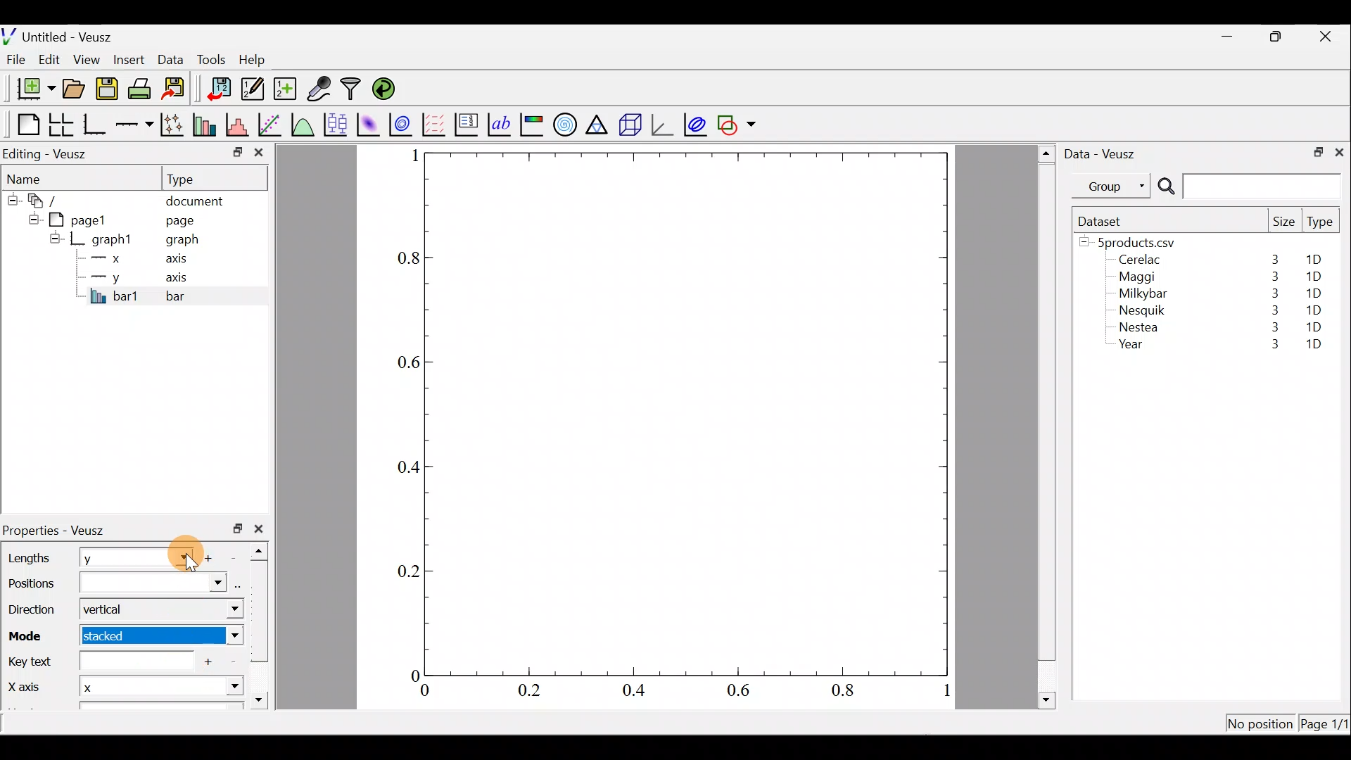 The width and height of the screenshot is (1351, 760). Describe the element at coordinates (1139, 295) in the screenshot. I see `Milkybar` at that location.